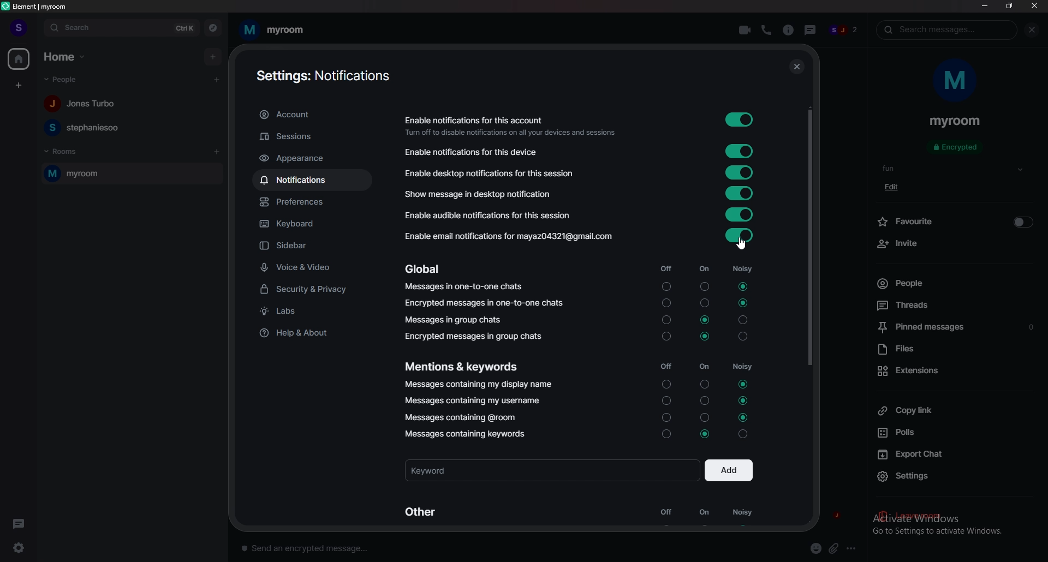 The image size is (1048, 562). I want to click on messages containing my display name, so click(478, 385).